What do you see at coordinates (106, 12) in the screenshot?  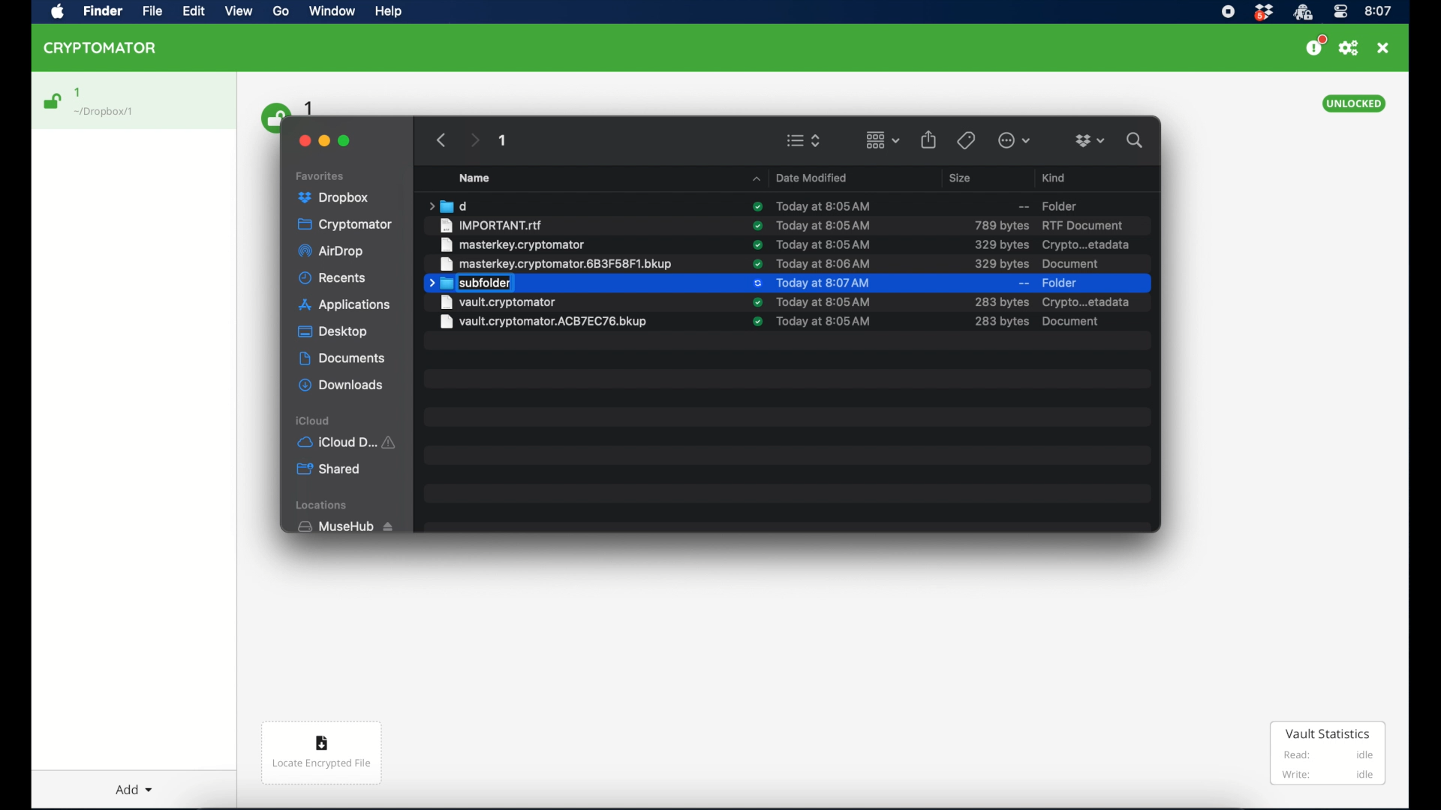 I see `Find` at bounding box center [106, 12].